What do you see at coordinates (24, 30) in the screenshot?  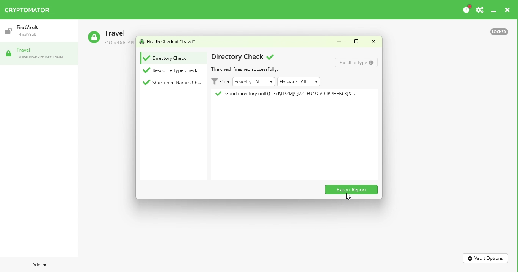 I see `Vault` at bounding box center [24, 30].